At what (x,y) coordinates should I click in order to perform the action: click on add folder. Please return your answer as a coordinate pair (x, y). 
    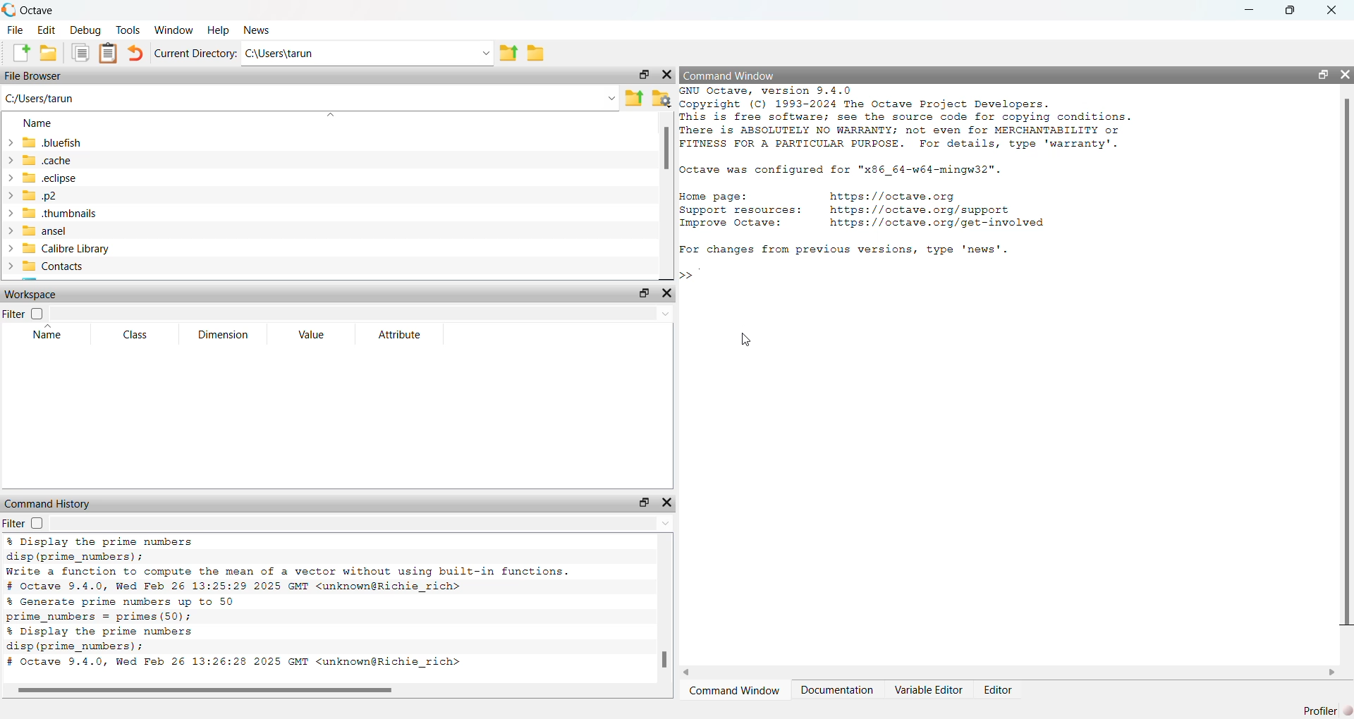
    Looking at the image, I should click on (49, 53).